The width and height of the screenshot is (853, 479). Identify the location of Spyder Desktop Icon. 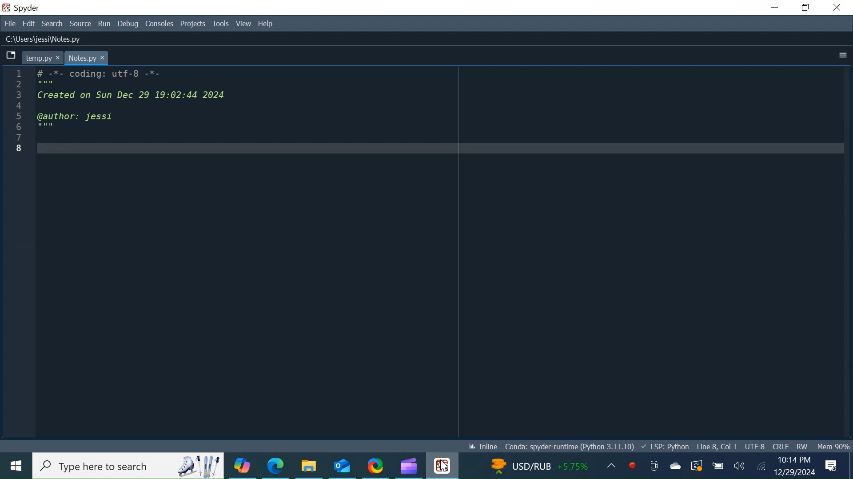
(444, 466).